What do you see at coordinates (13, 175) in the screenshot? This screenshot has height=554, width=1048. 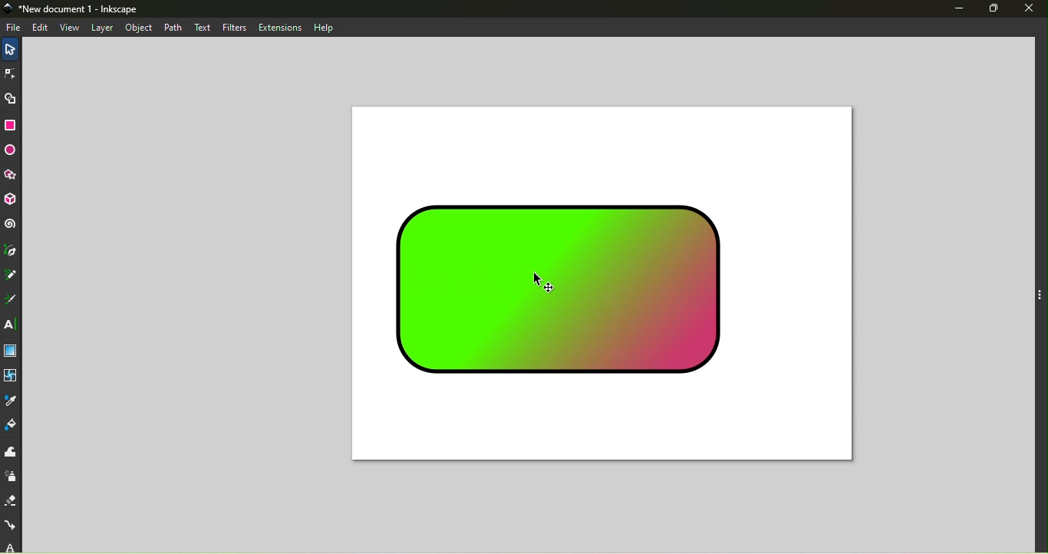 I see `Star/polygon tool` at bounding box center [13, 175].